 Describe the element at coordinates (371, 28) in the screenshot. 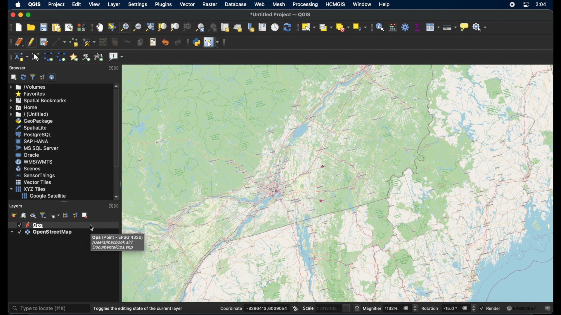

I see `attributes toolbar` at that location.